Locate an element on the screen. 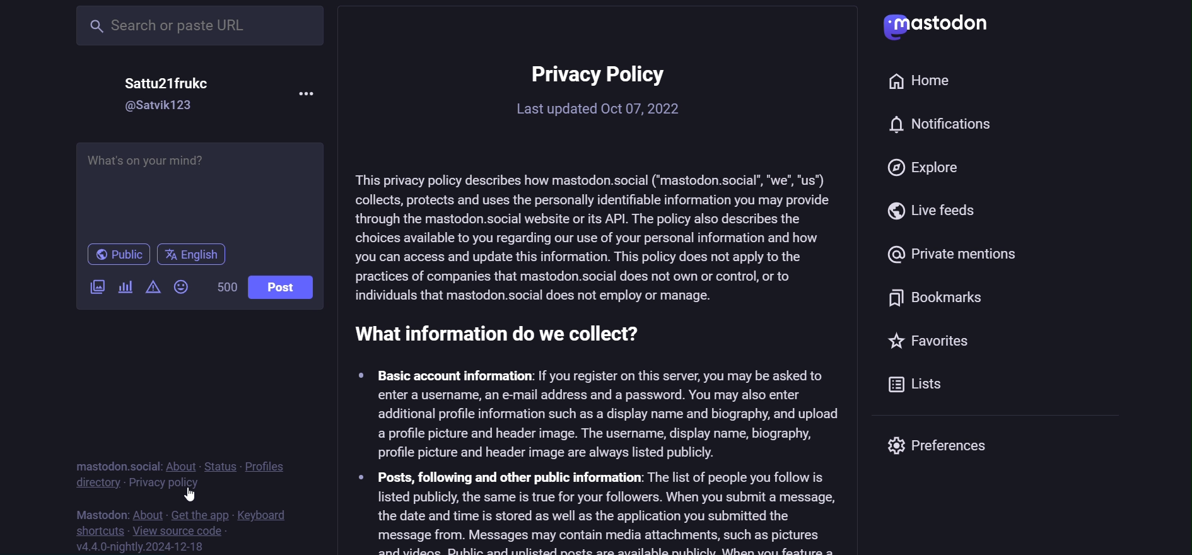  mastodon is located at coordinates (102, 513).